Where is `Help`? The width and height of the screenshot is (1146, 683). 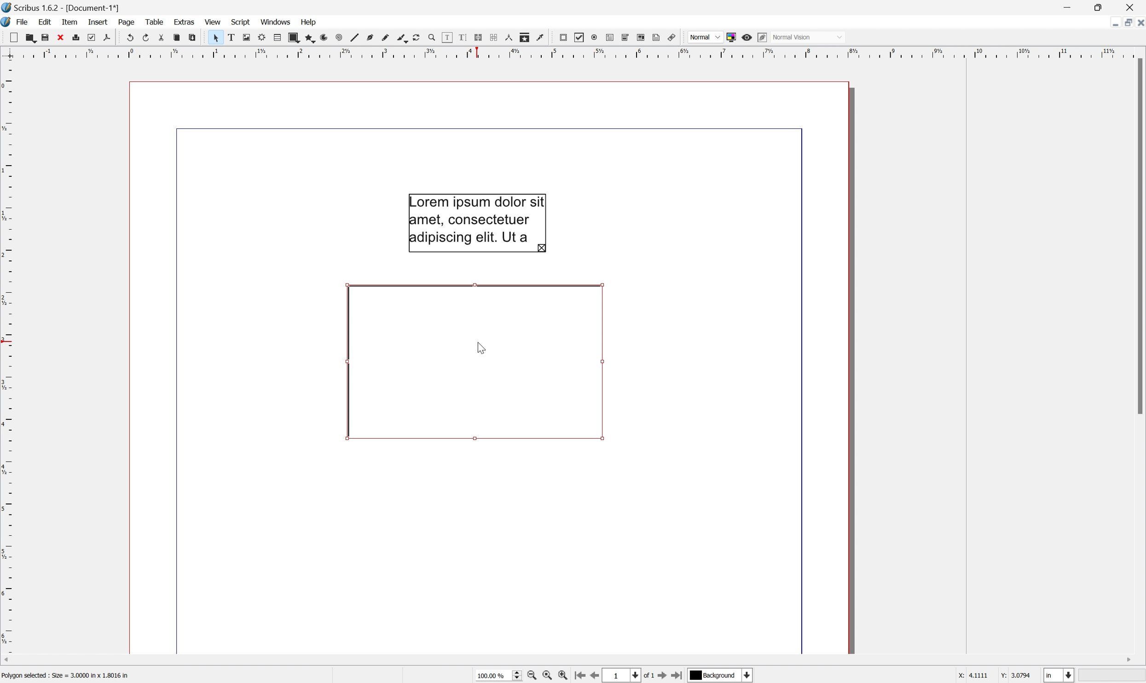
Help is located at coordinates (309, 22).